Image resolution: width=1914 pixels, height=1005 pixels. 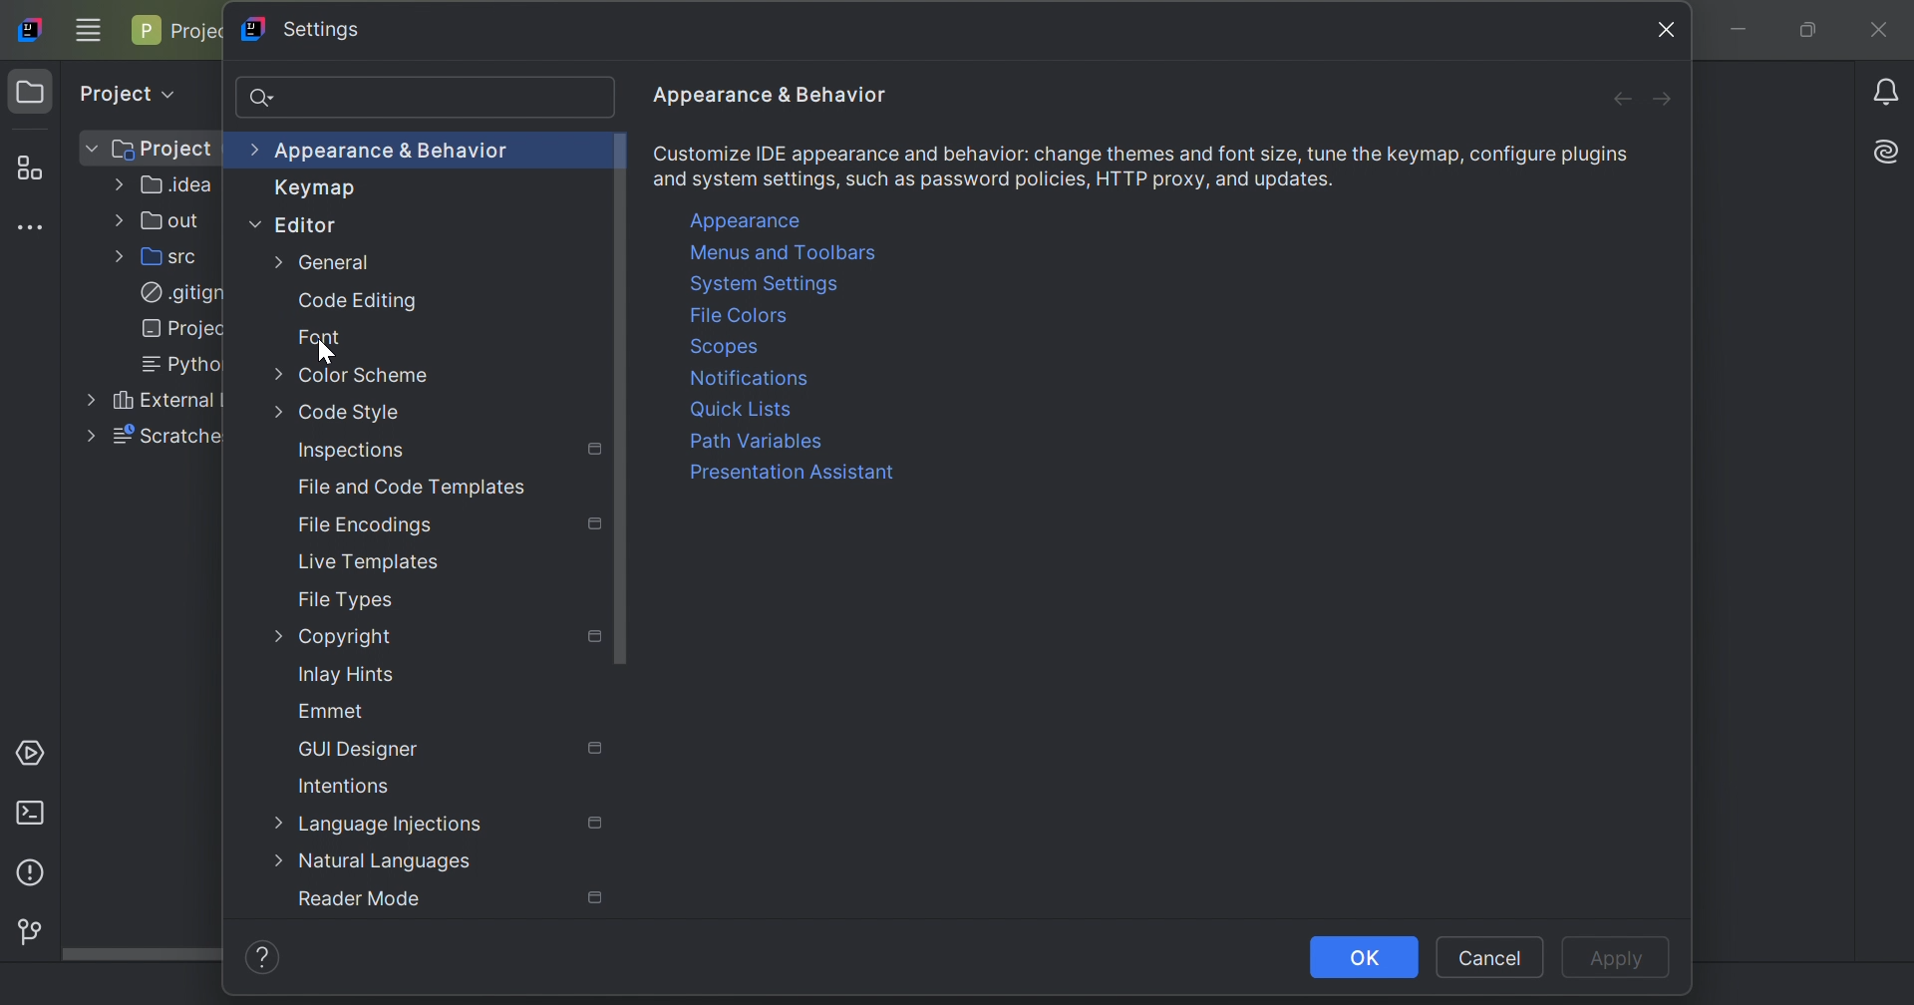 I want to click on cursor, so click(x=326, y=350).